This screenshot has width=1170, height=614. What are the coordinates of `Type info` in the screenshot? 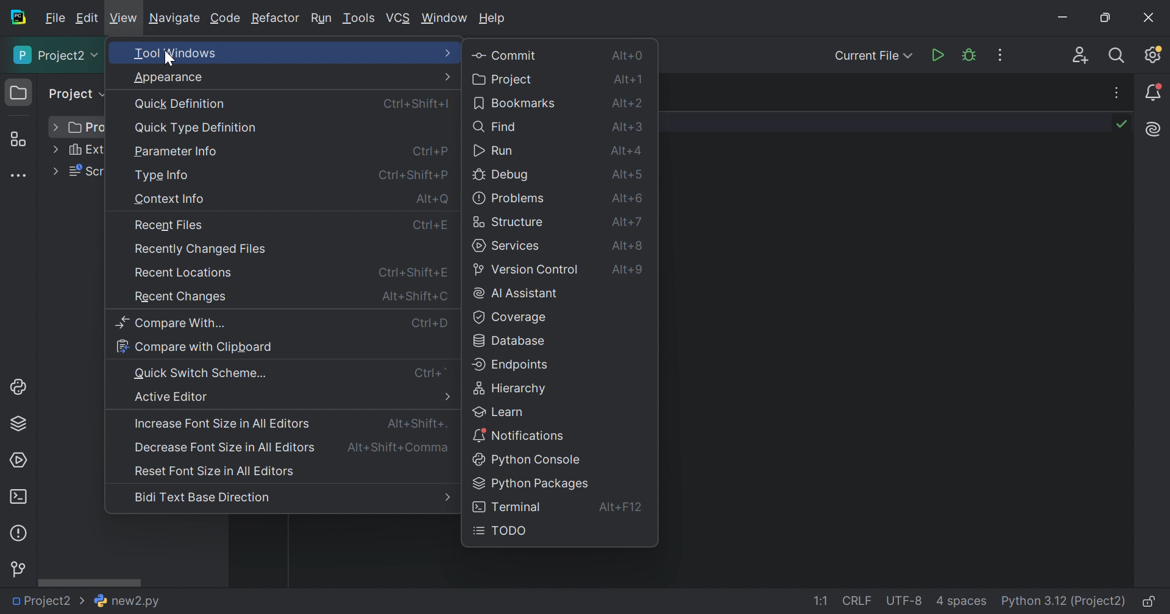 It's located at (163, 176).